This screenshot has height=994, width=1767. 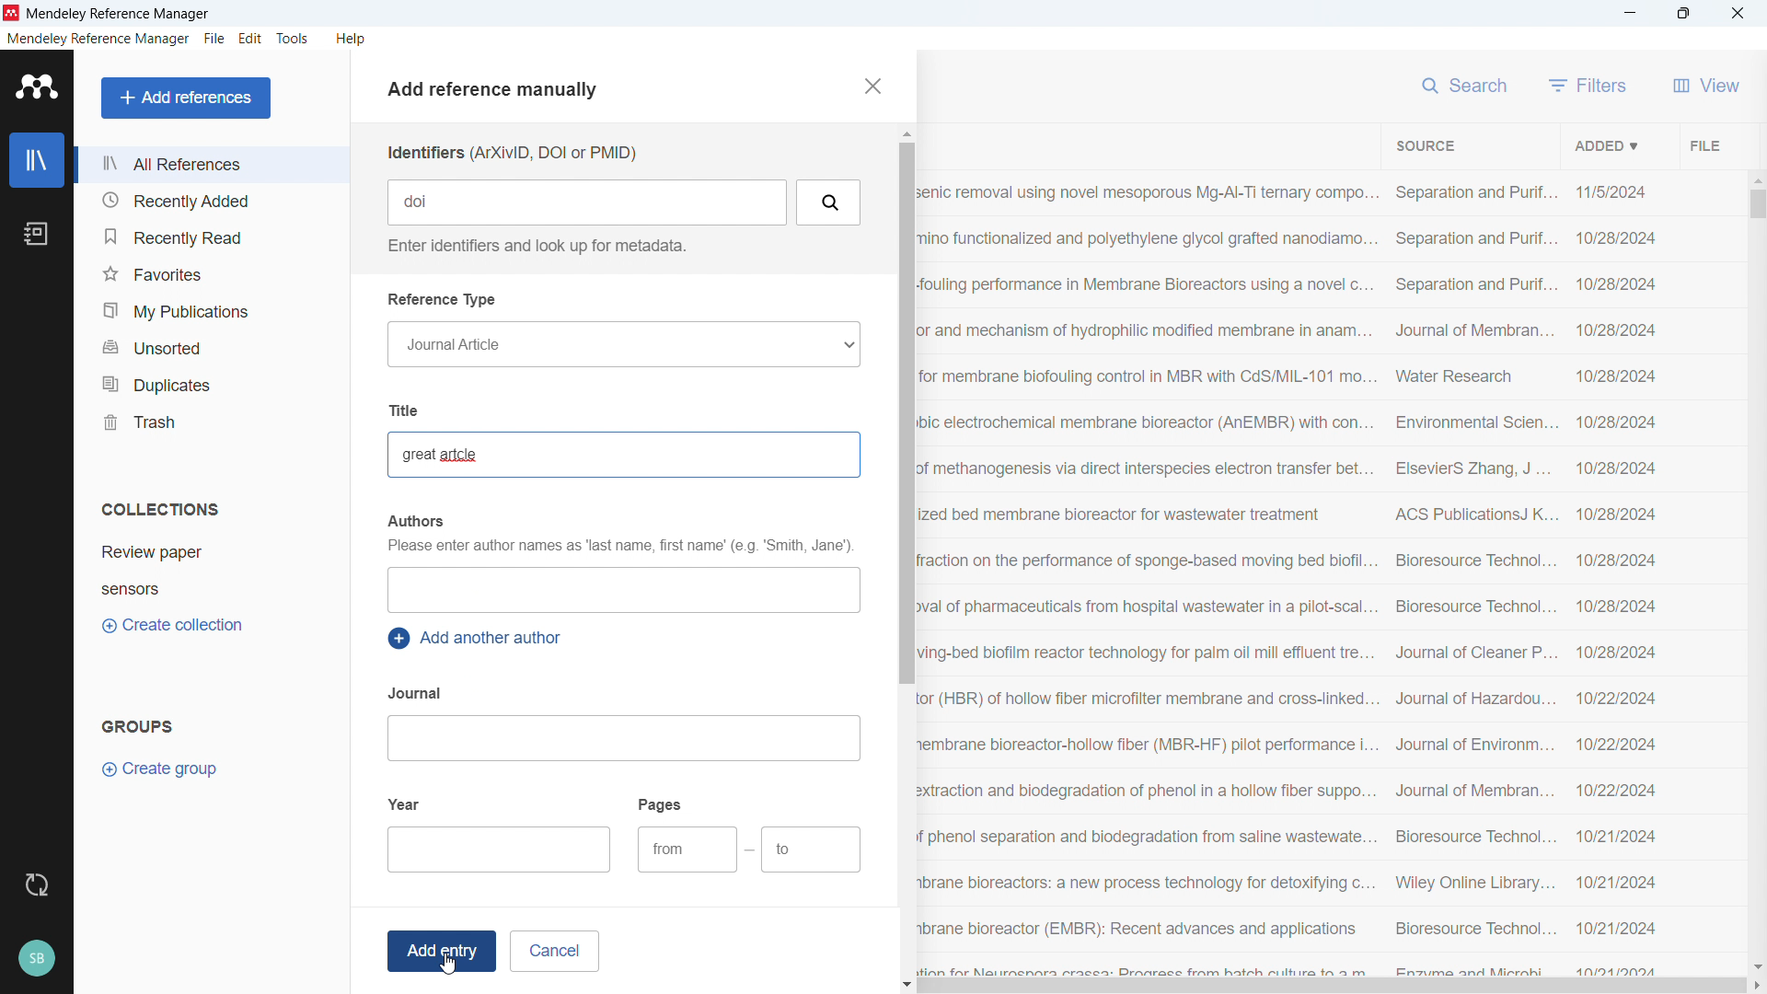 I want to click on Vertical scrollbar , so click(x=1758, y=204).